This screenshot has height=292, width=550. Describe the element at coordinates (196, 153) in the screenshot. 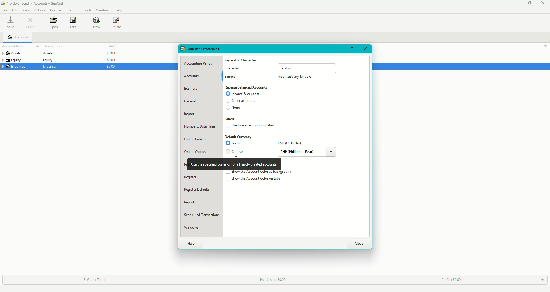

I see `Online Quotes` at that location.